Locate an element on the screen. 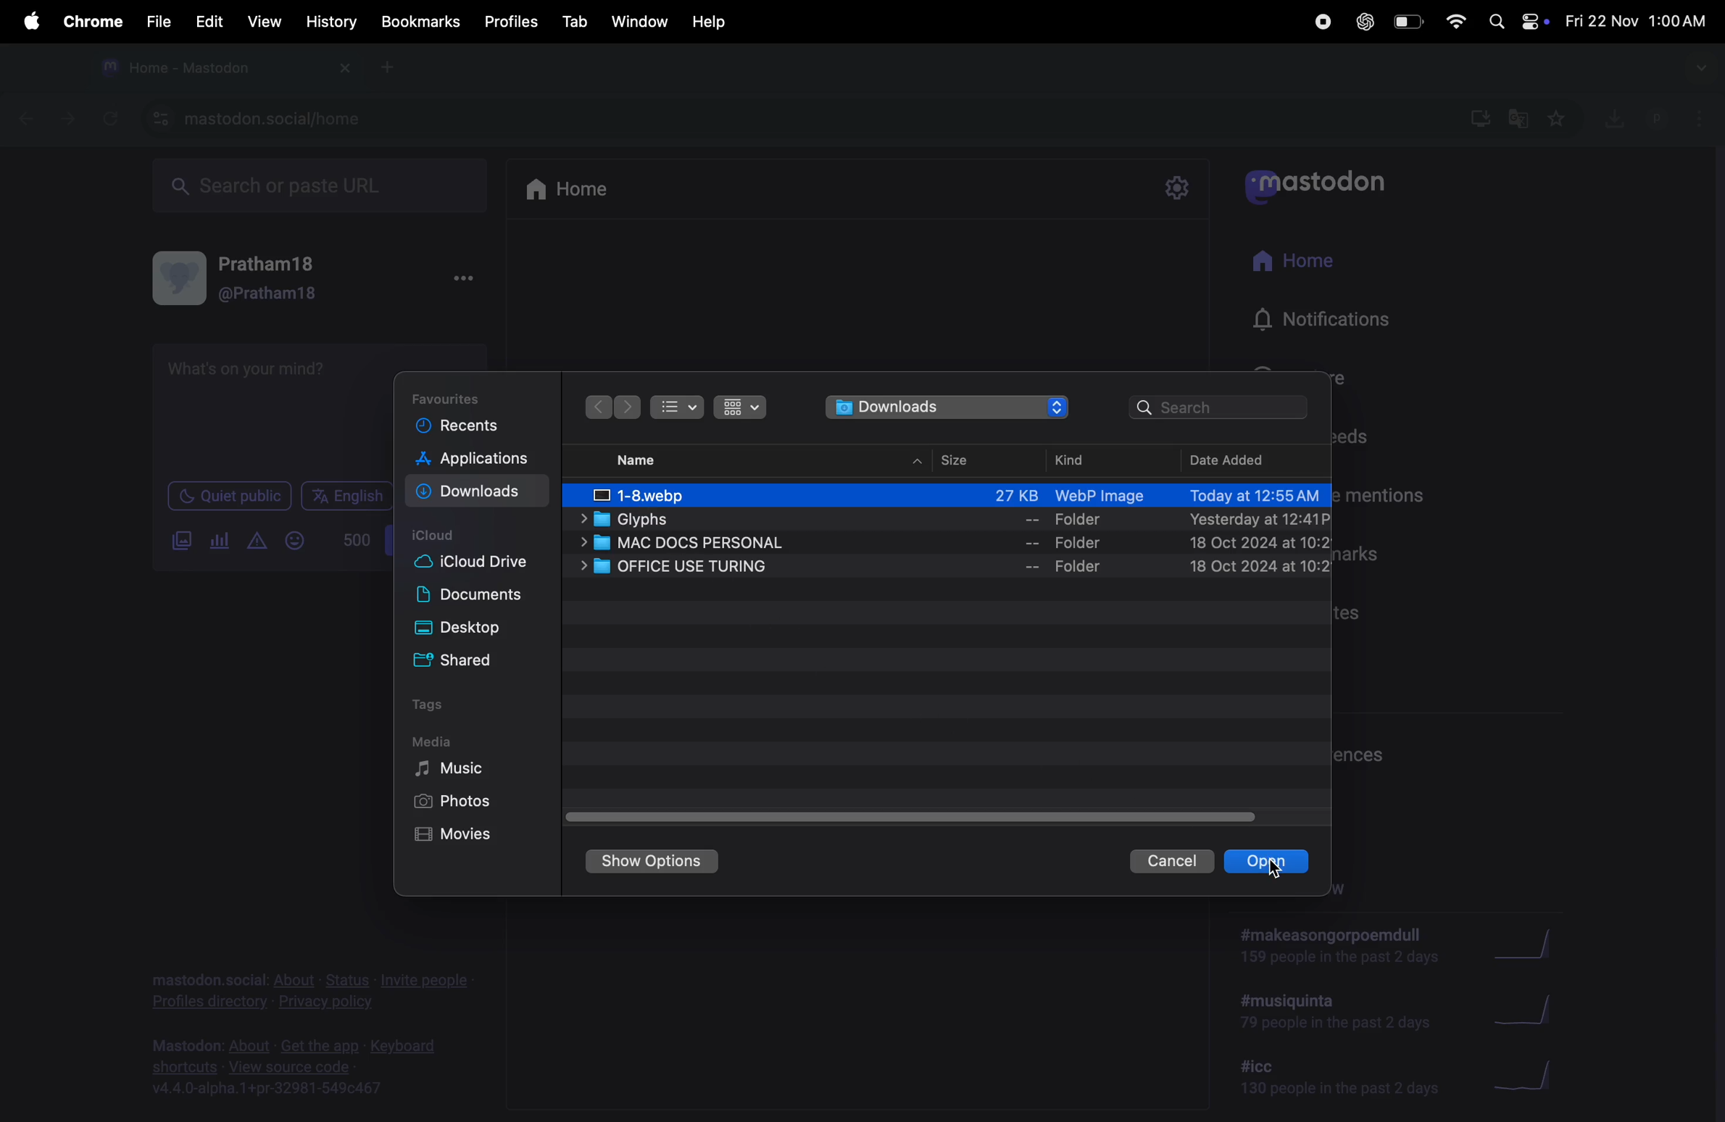 The height and width of the screenshot is (1122, 1725). pratham18 is located at coordinates (270, 265).